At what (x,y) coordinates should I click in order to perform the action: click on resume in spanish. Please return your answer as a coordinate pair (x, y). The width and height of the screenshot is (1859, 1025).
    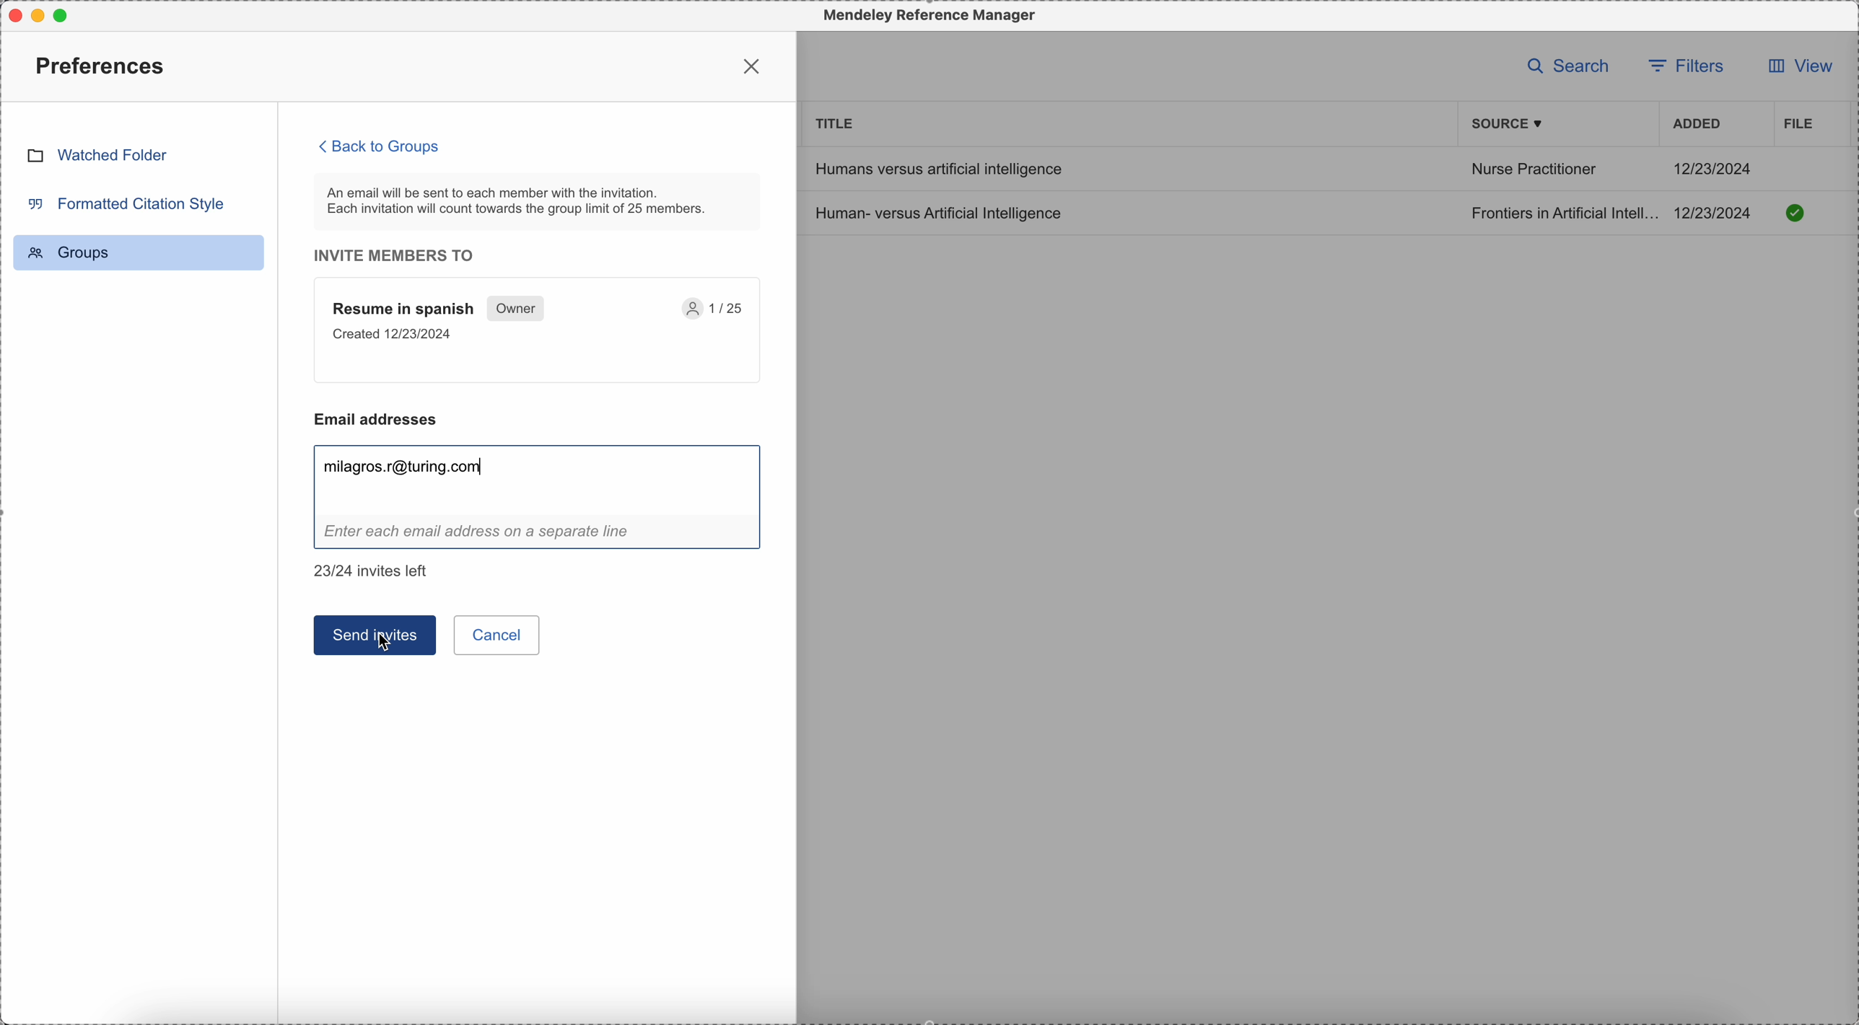
    Looking at the image, I should click on (538, 331).